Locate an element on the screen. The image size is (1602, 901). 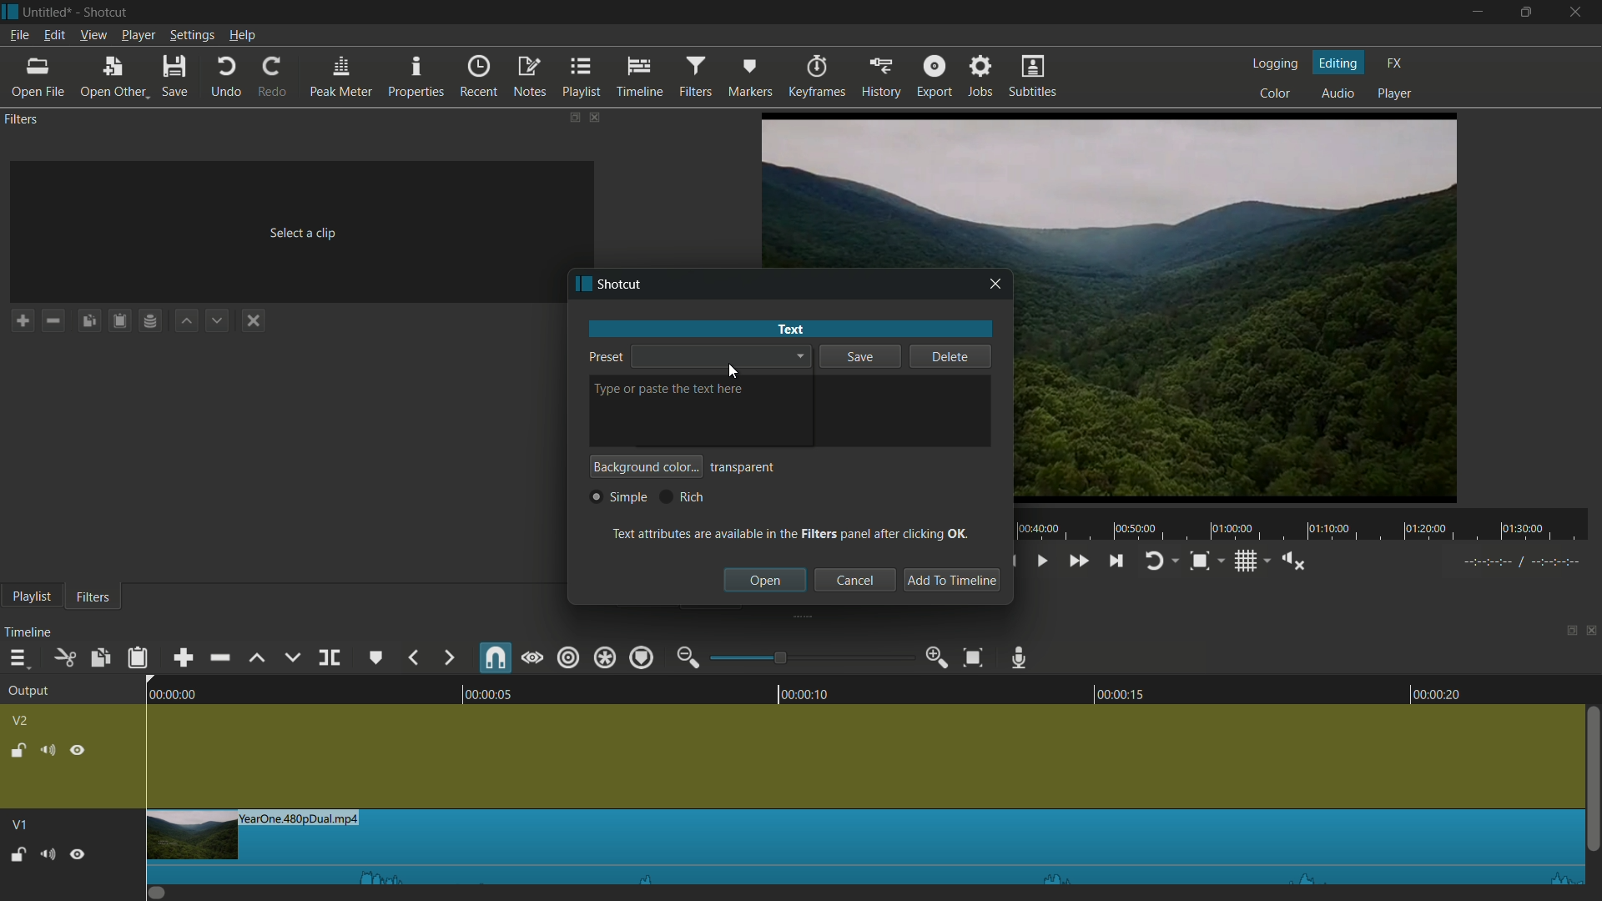
cancel is located at coordinates (854, 581).